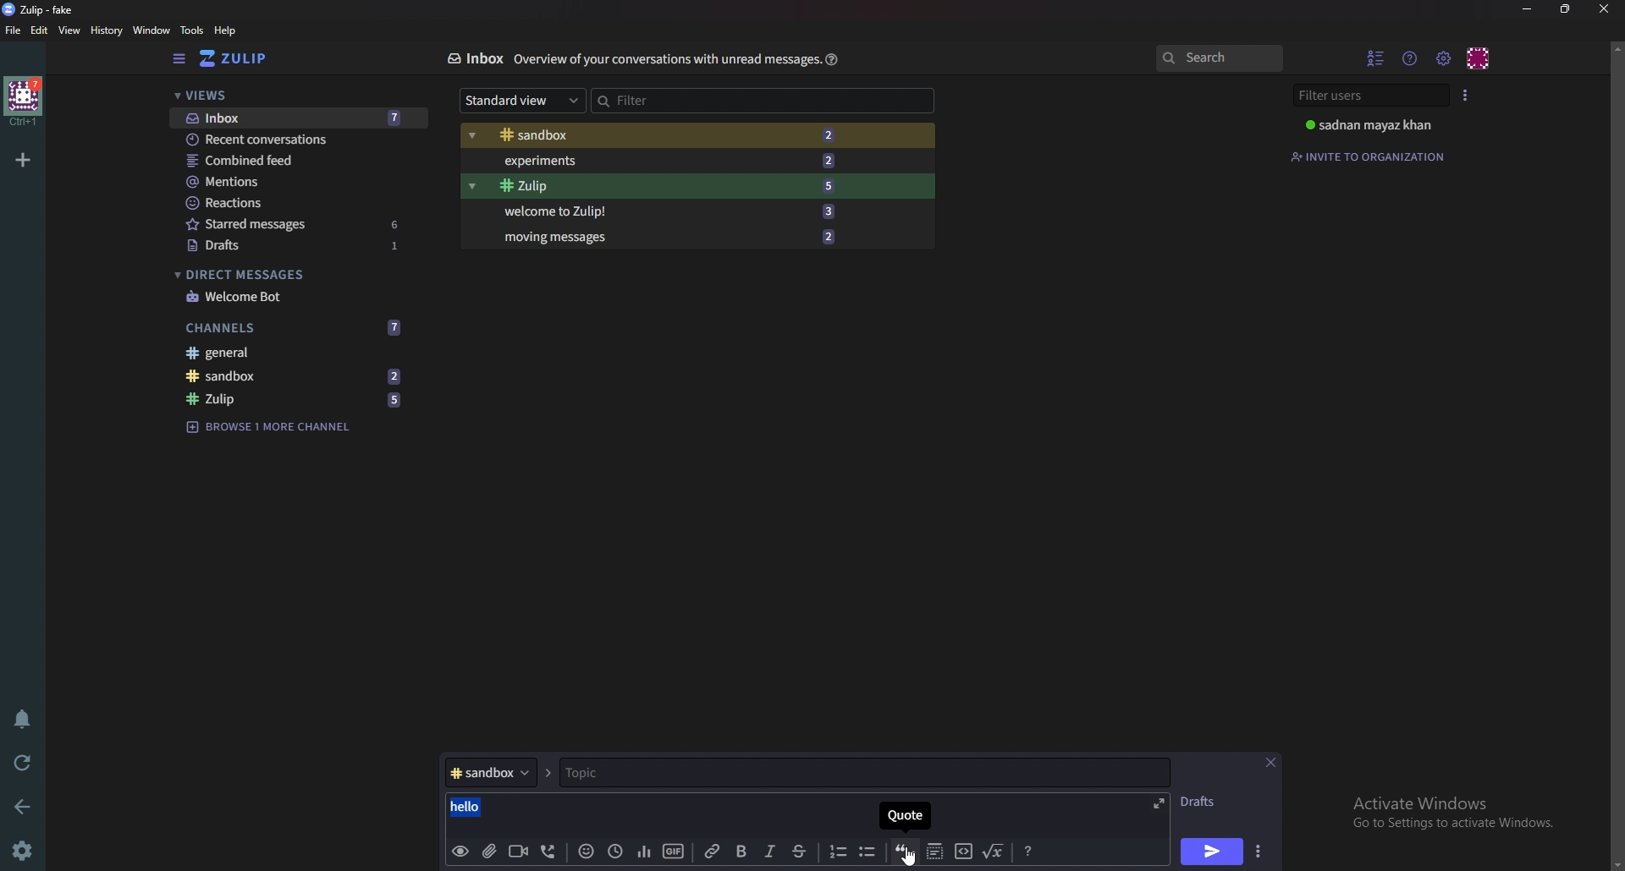 Image resolution: width=1625 pixels, height=871 pixels. What do you see at coordinates (1565, 8) in the screenshot?
I see `Resize` at bounding box center [1565, 8].